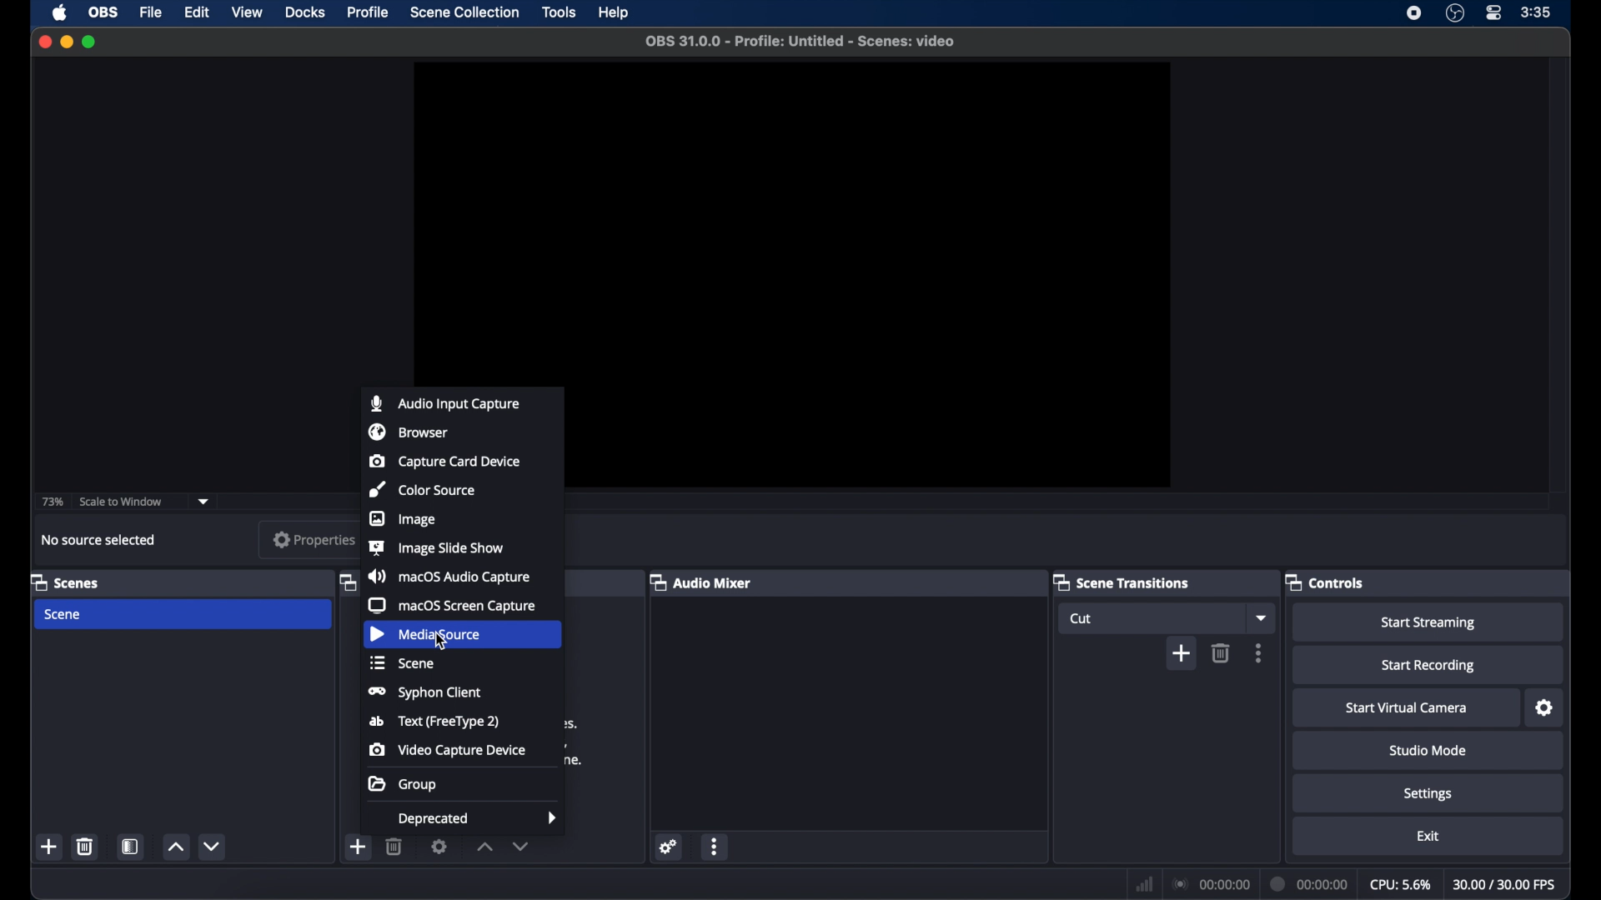  What do you see at coordinates (800, 42) in the screenshot?
I see `file name` at bounding box center [800, 42].